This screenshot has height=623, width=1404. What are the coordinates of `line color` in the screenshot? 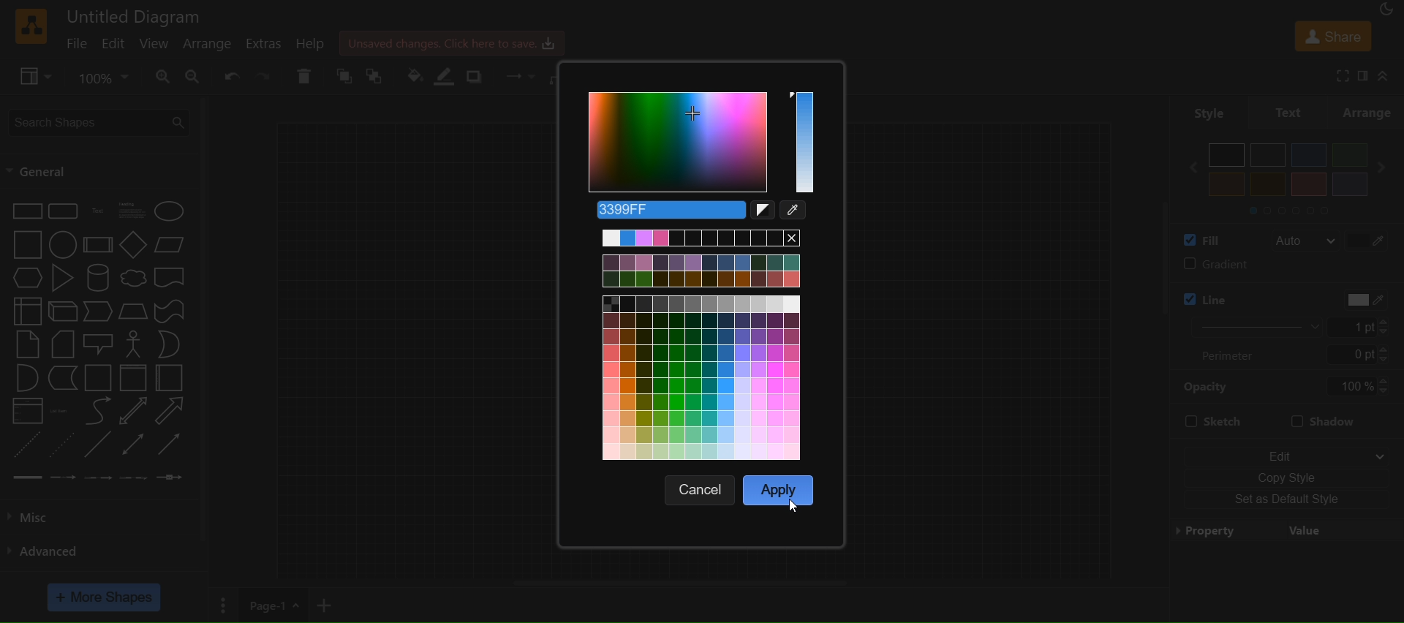 It's located at (449, 76).